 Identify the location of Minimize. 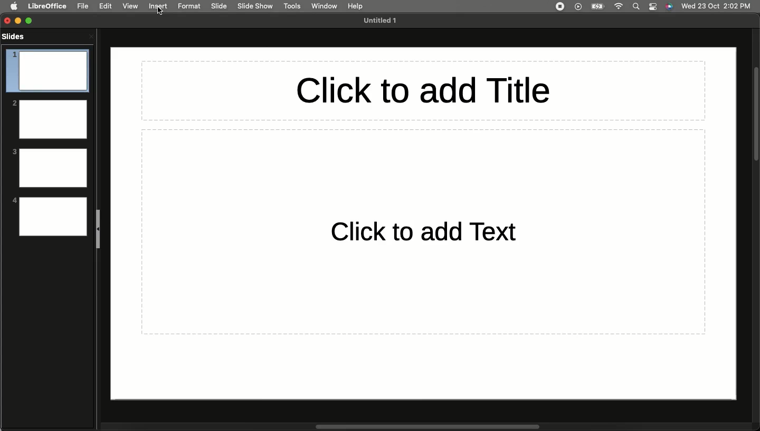
(21, 21).